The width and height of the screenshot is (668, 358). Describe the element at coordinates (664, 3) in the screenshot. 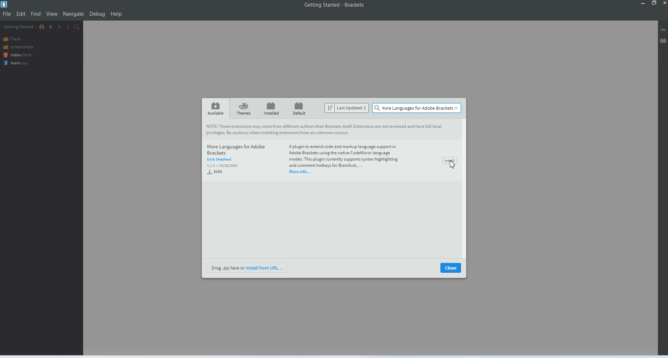

I see `Close` at that location.